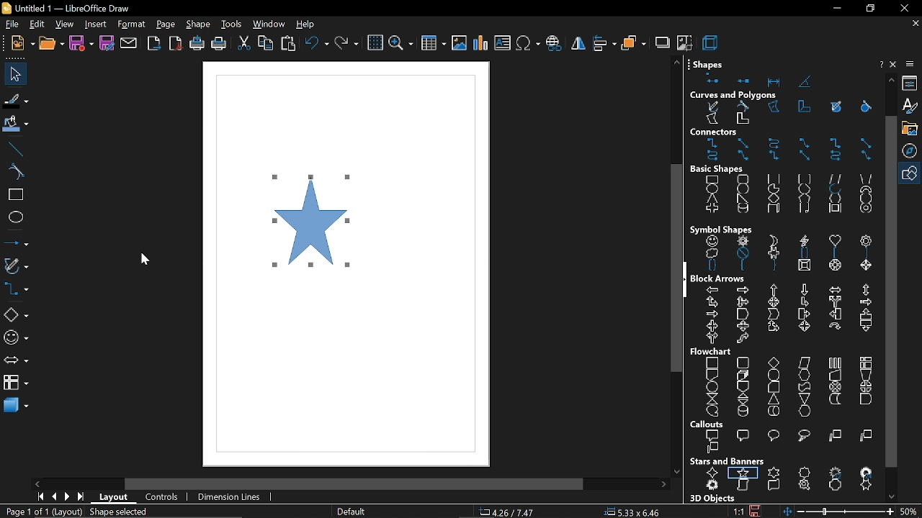  What do you see at coordinates (676, 268) in the screenshot?
I see `vertical scroll bar` at bounding box center [676, 268].